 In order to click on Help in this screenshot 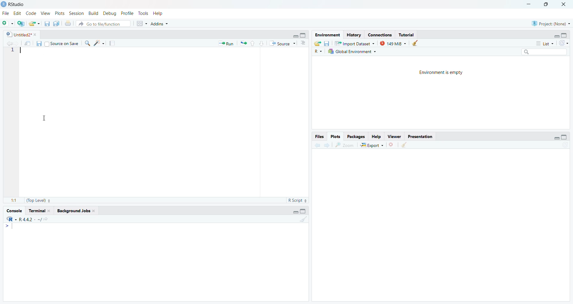, I will do `click(158, 14)`.